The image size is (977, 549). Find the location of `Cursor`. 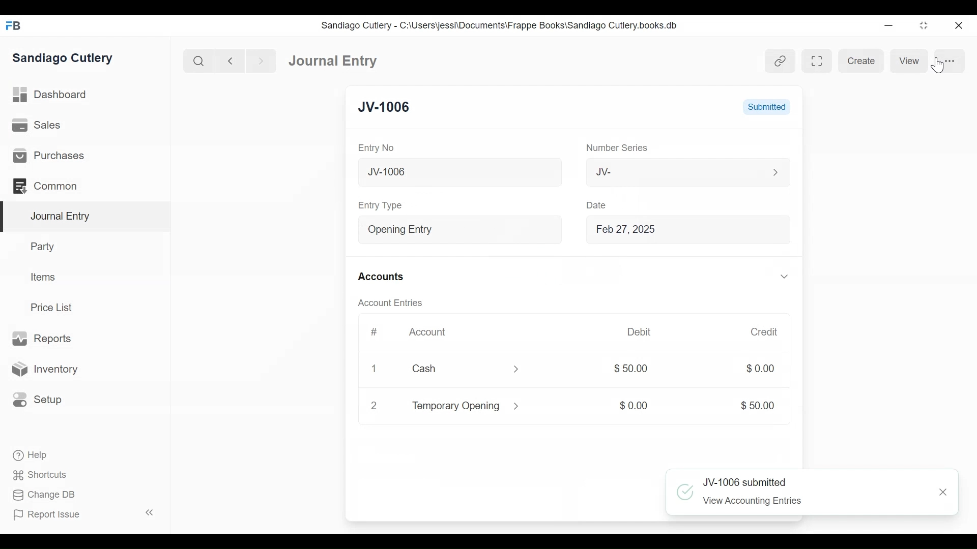

Cursor is located at coordinates (938, 65).